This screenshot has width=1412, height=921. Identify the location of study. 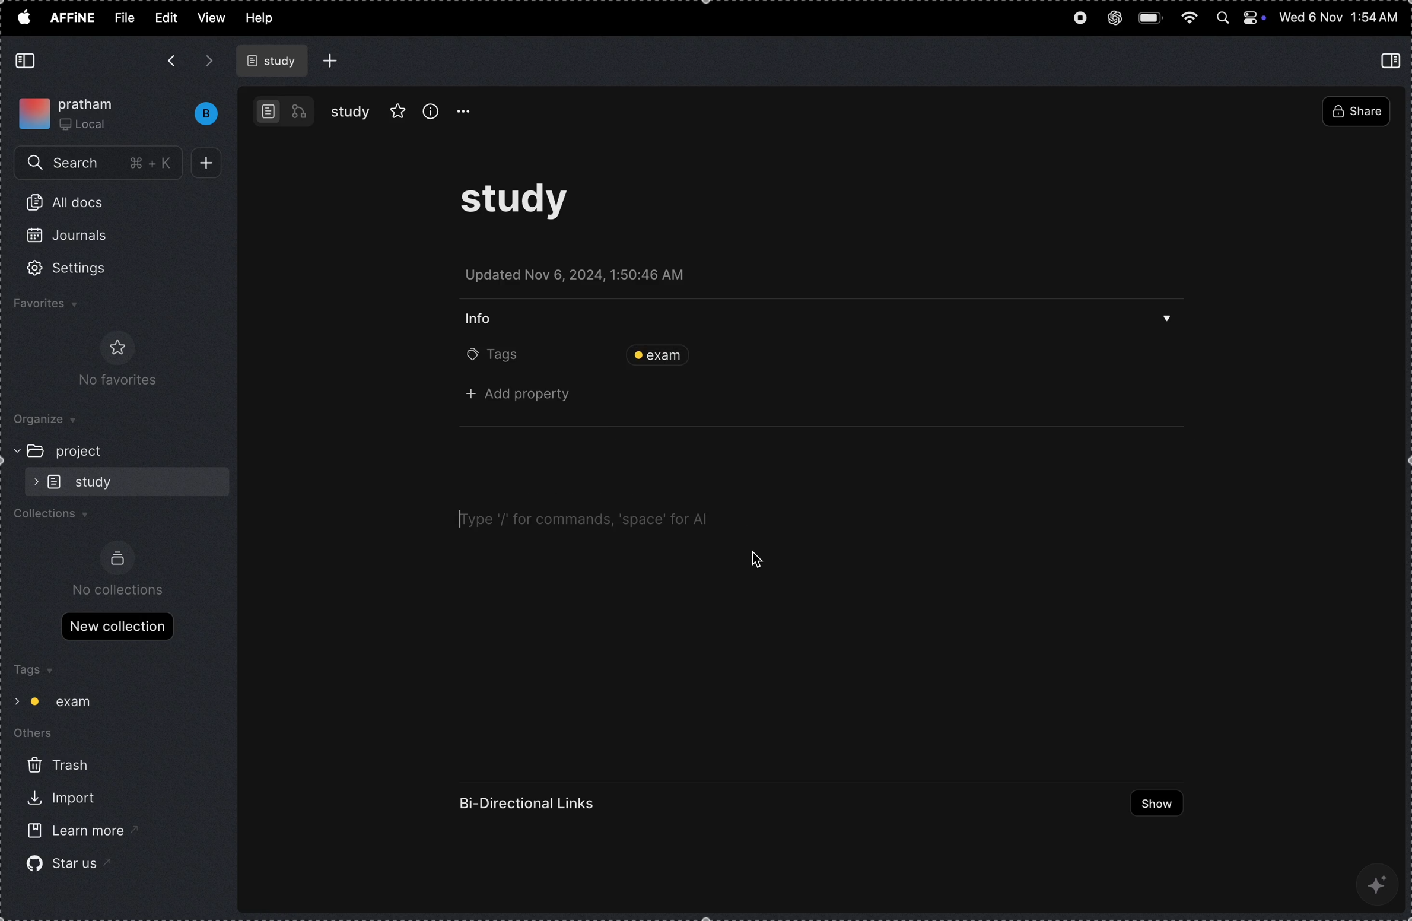
(351, 112).